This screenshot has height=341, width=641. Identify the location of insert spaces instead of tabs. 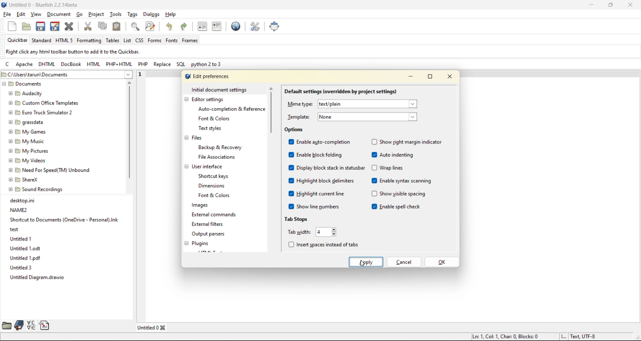
(325, 243).